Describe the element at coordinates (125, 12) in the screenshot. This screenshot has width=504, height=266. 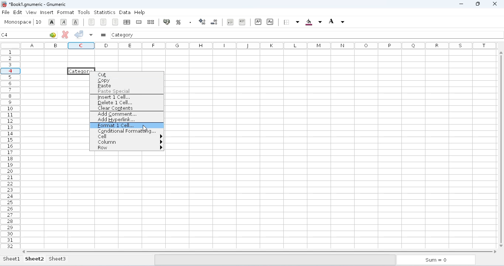
I see `data` at that location.